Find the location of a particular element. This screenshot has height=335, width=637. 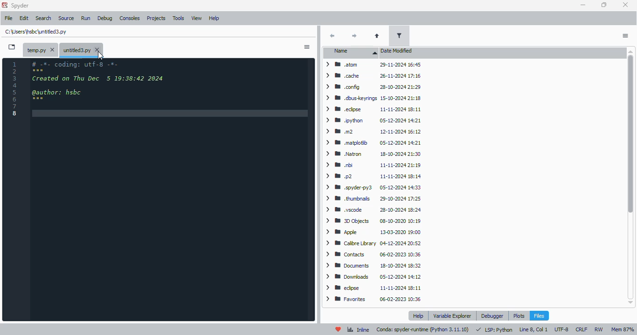

options is located at coordinates (307, 47).